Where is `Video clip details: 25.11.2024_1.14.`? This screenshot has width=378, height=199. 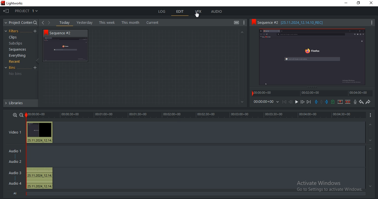 Video clip details: 25.11.2024_1.14. is located at coordinates (39, 140).